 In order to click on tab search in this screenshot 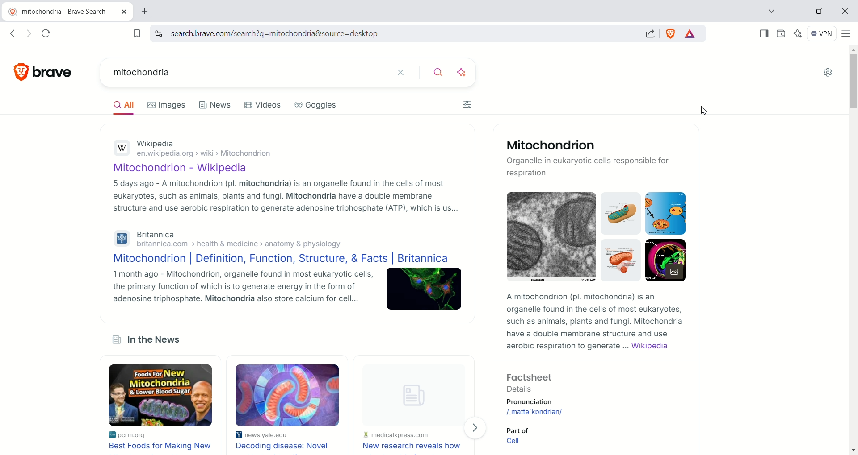, I will do `click(771, 12)`.